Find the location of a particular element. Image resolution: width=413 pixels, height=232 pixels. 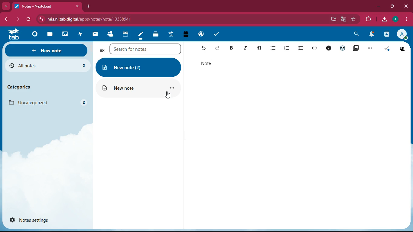

user is located at coordinates (386, 34).